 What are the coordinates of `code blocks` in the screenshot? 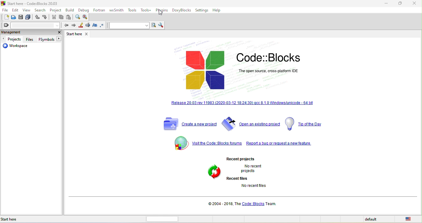 It's located at (242, 67).